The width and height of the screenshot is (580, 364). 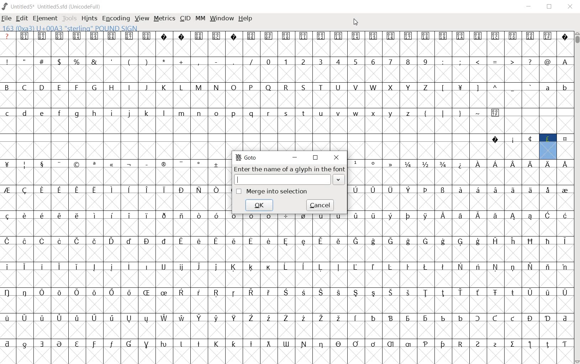 What do you see at coordinates (318, 205) in the screenshot?
I see `cancel` at bounding box center [318, 205].